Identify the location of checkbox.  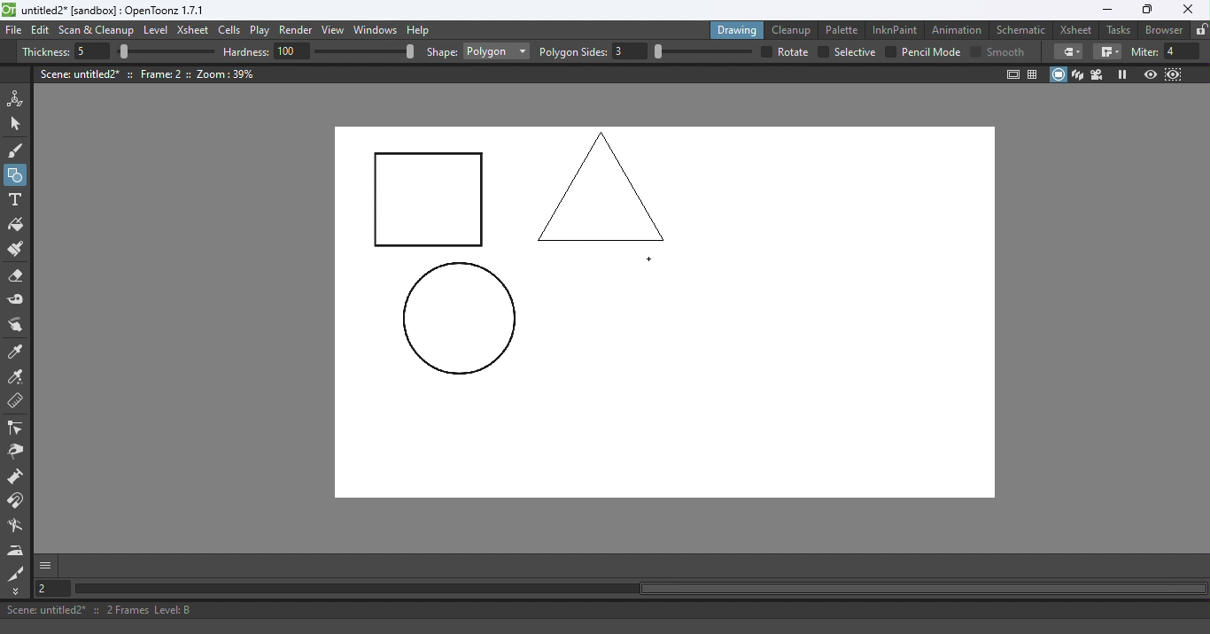
(764, 51).